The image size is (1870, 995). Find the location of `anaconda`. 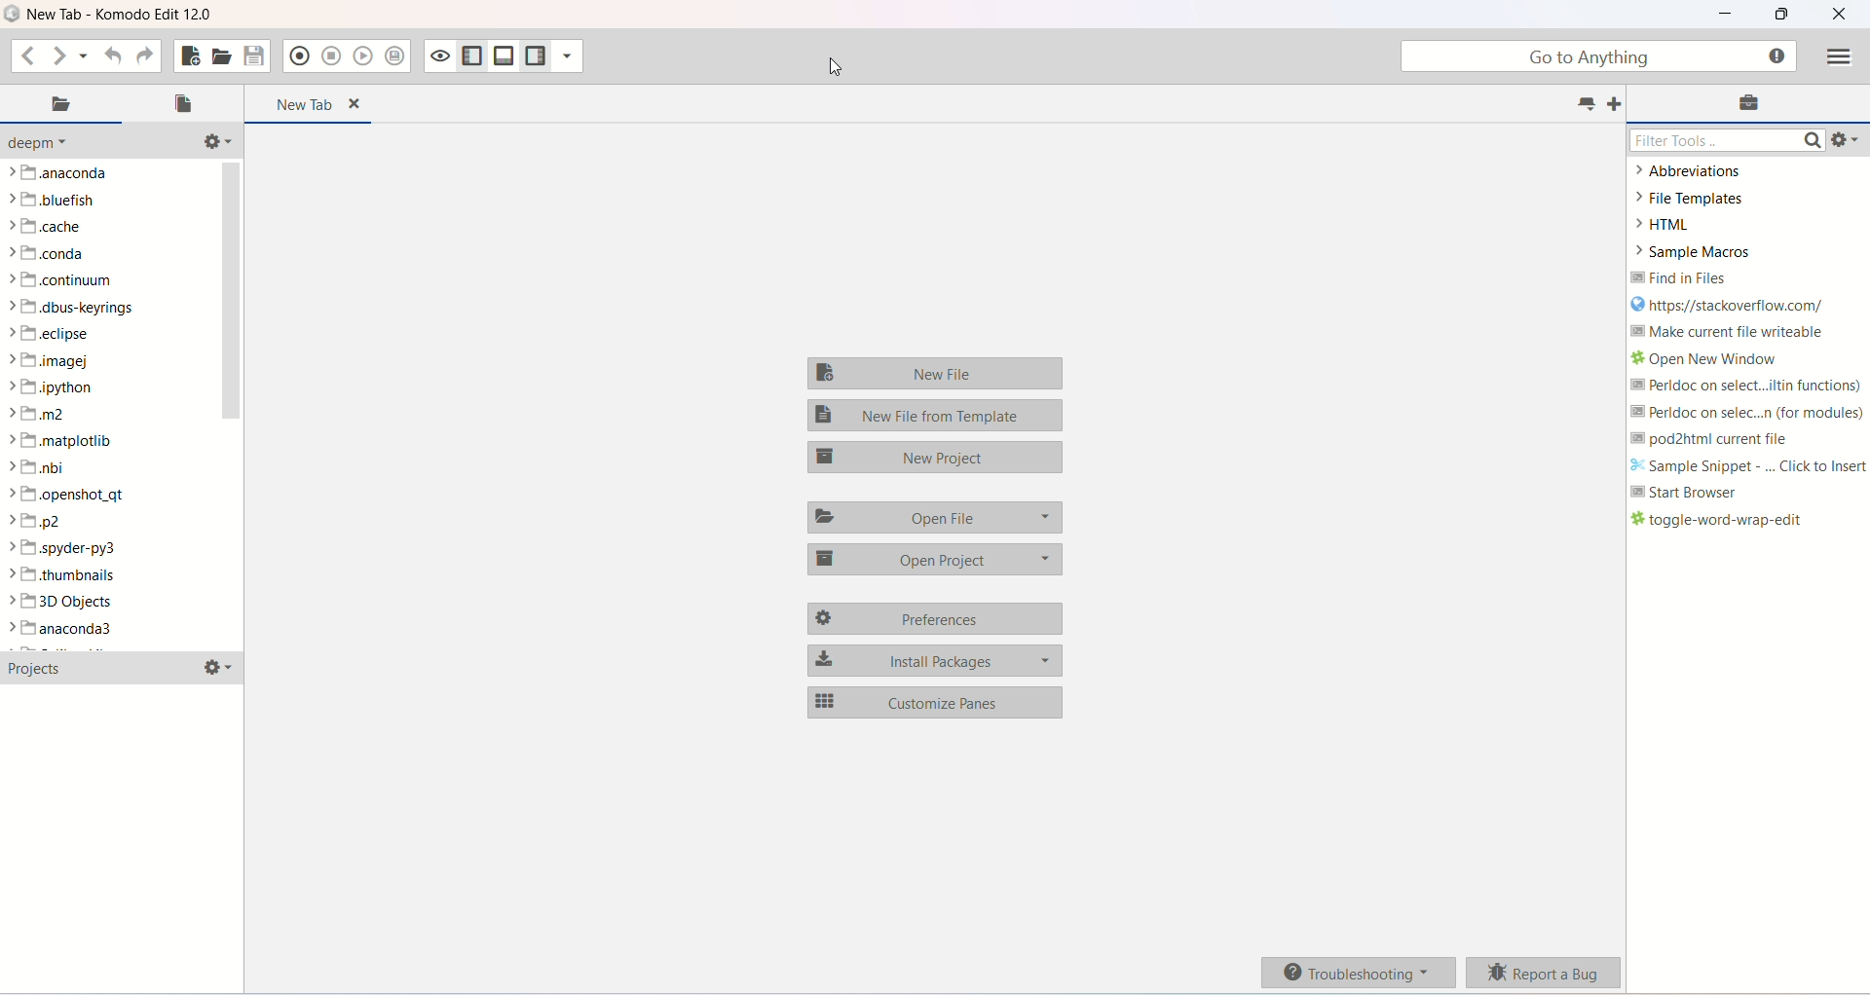

anaconda is located at coordinates (71, 630).